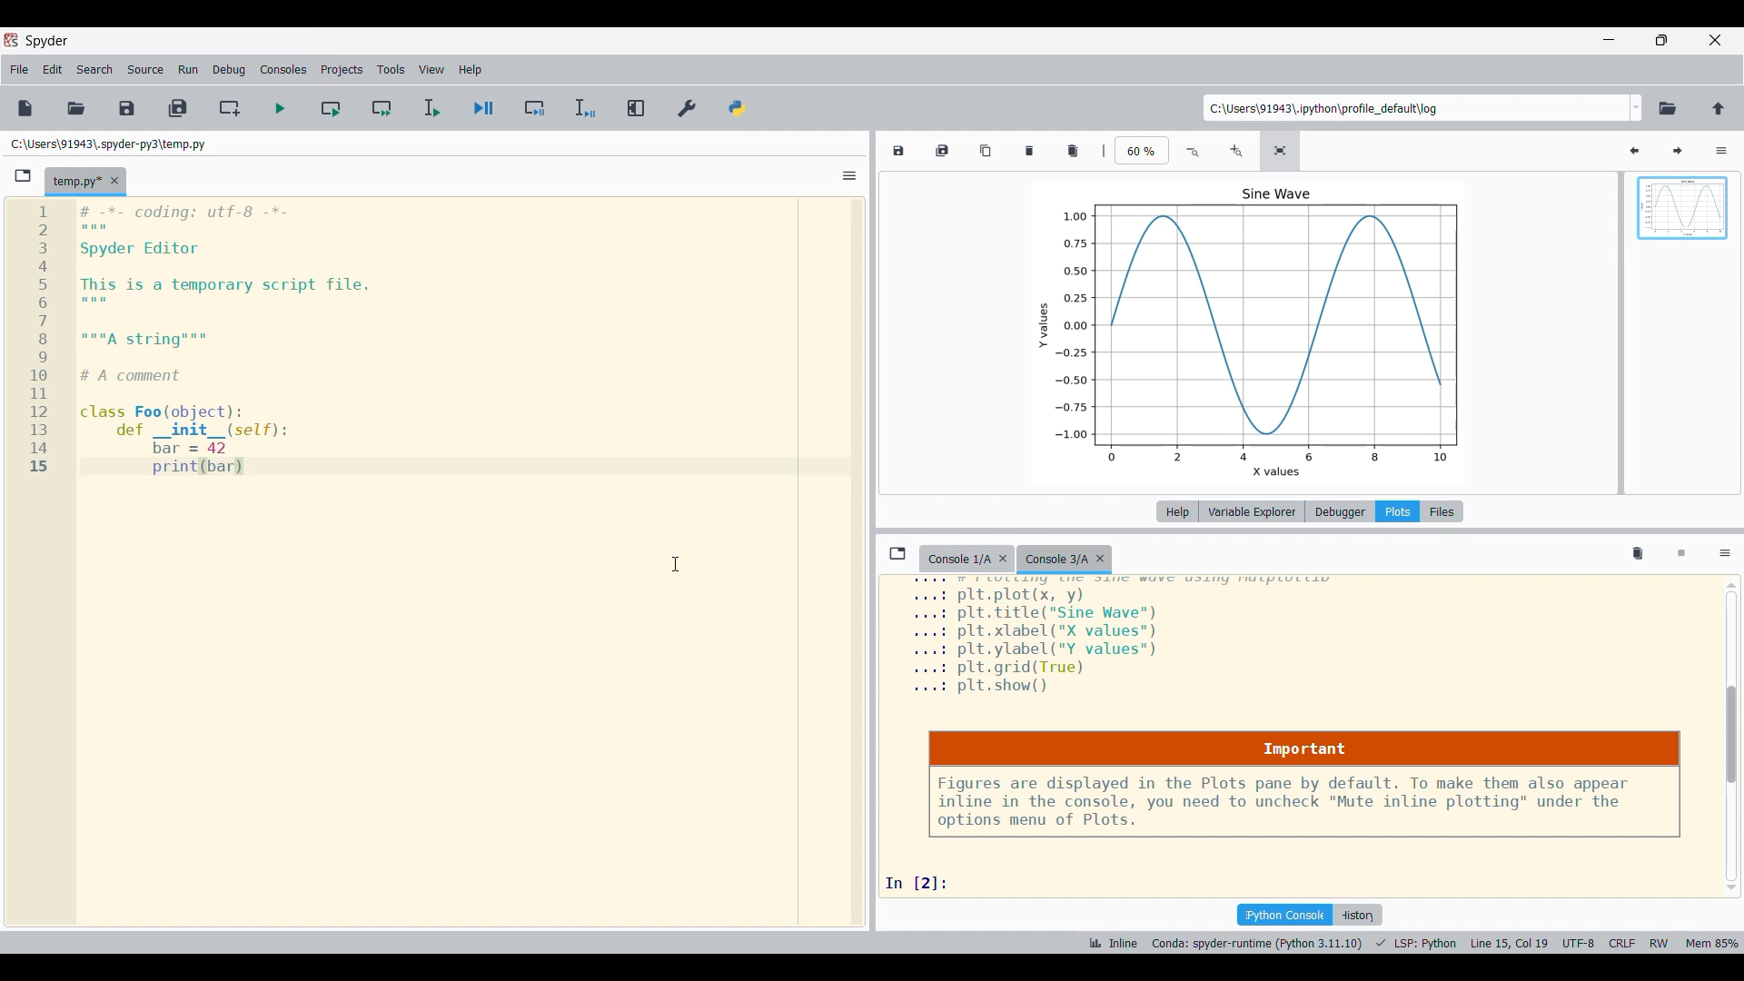 The width and height of the screenshot is (1744, 981). What do you see at coordinates (1637, 107) in the screenshot?
I see `Location options` at bounding box center [1637, 107].